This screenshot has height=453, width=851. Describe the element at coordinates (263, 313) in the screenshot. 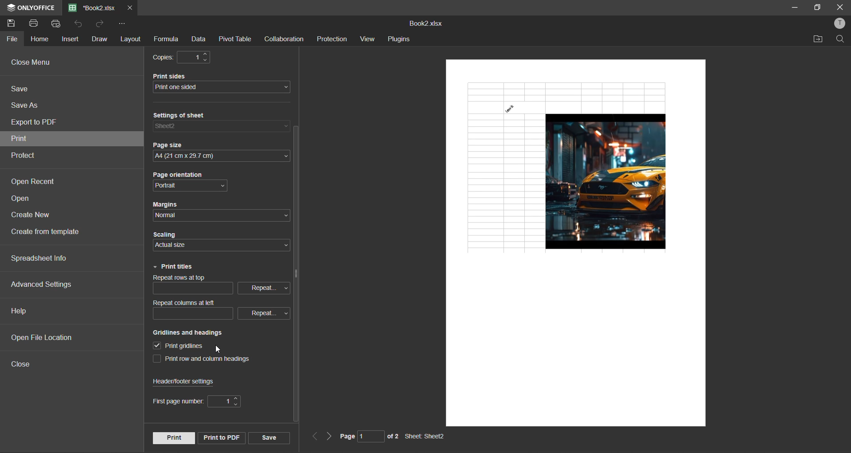

I see `repeat` at that location.